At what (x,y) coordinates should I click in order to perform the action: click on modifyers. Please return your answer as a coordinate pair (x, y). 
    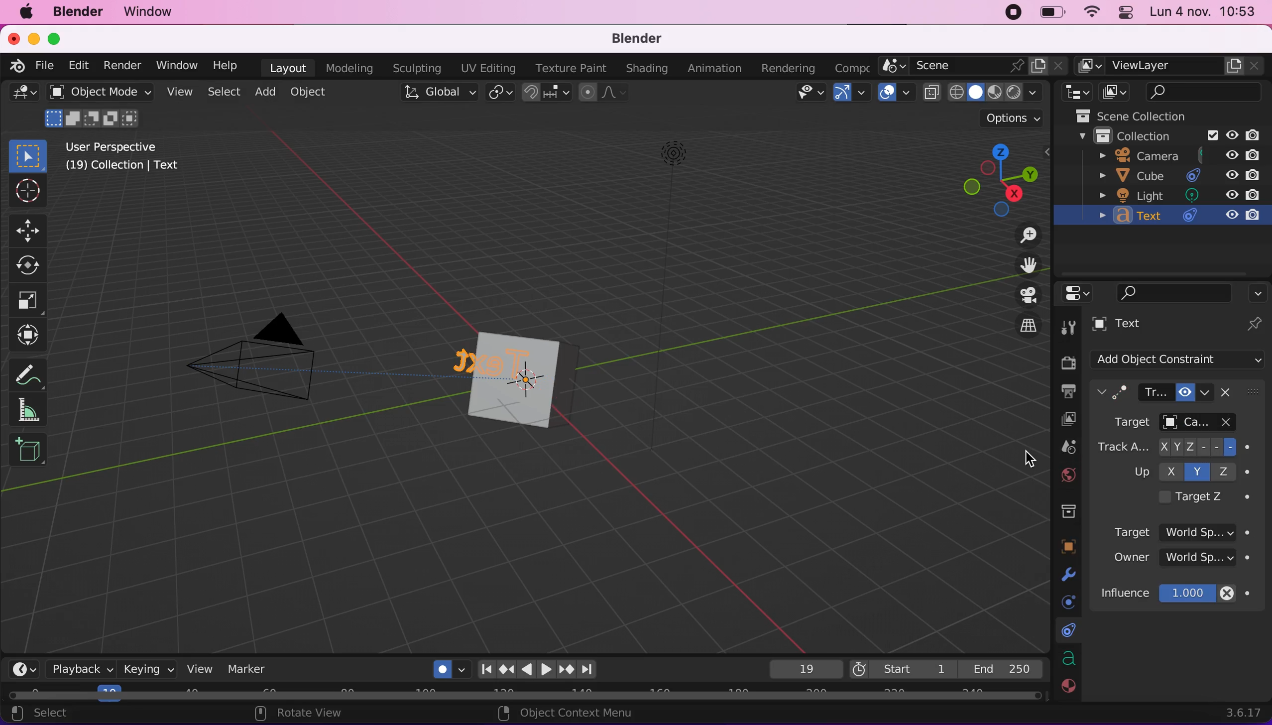
    Looking at the image, I should click on (1069, 575).